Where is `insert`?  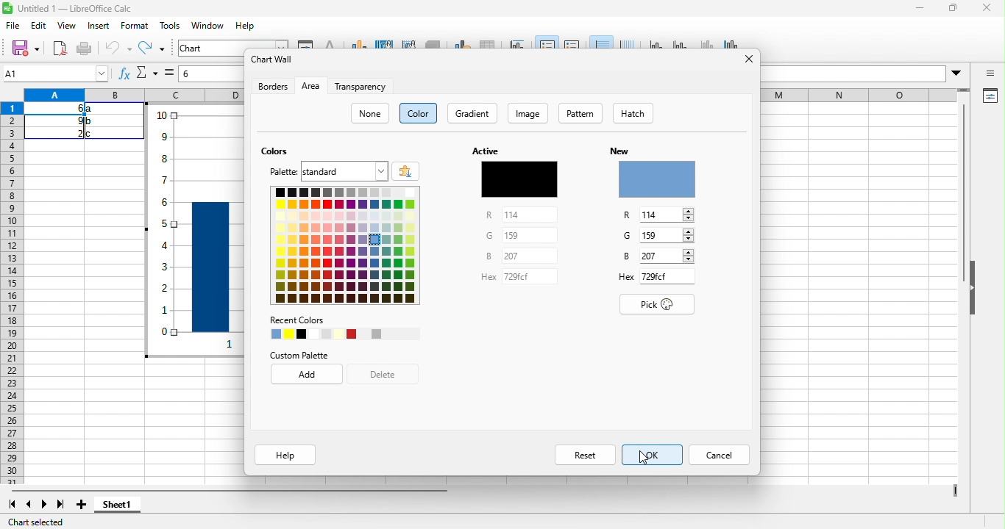
insert is located at coordinates (99, 26).